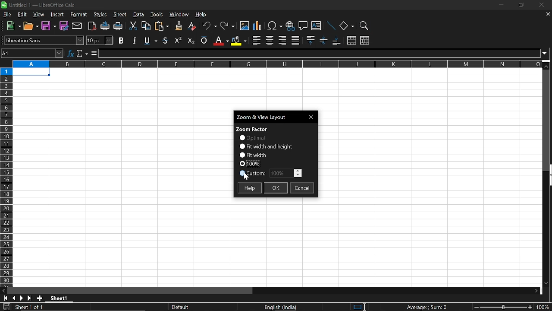 The image size is (552, 311). Describe the element at coordinates (290, 27) in the screenshot. I see `insert hyperlink` at that location.